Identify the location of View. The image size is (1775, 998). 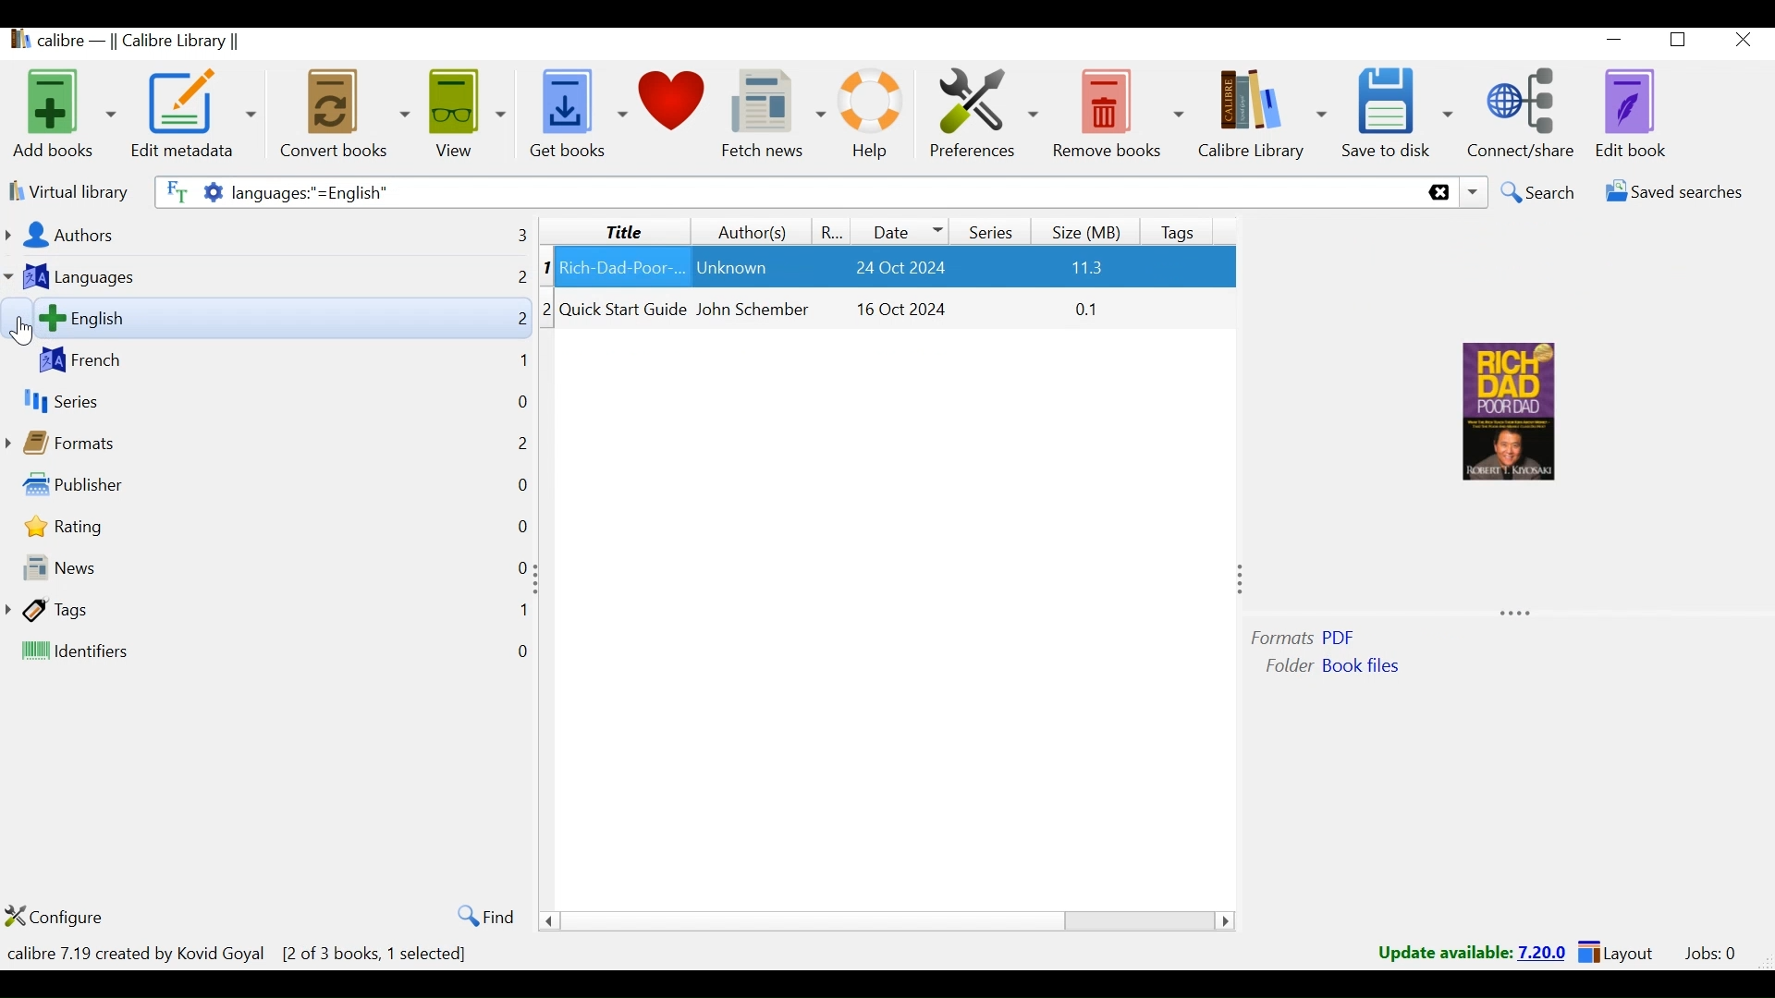
(468, 113).